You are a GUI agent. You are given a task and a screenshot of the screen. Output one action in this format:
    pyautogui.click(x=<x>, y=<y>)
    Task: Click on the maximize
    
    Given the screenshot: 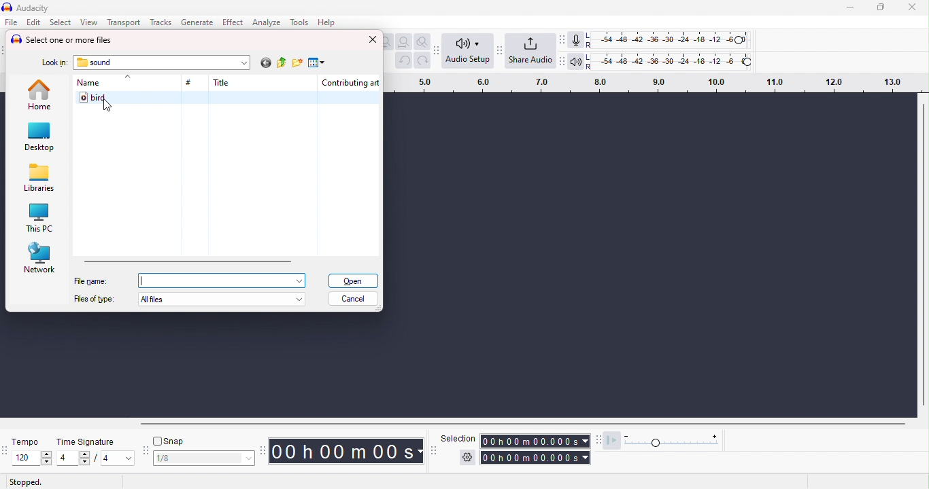 What is the action you would take?
    pyautogui.click(x=881, y=7)
    